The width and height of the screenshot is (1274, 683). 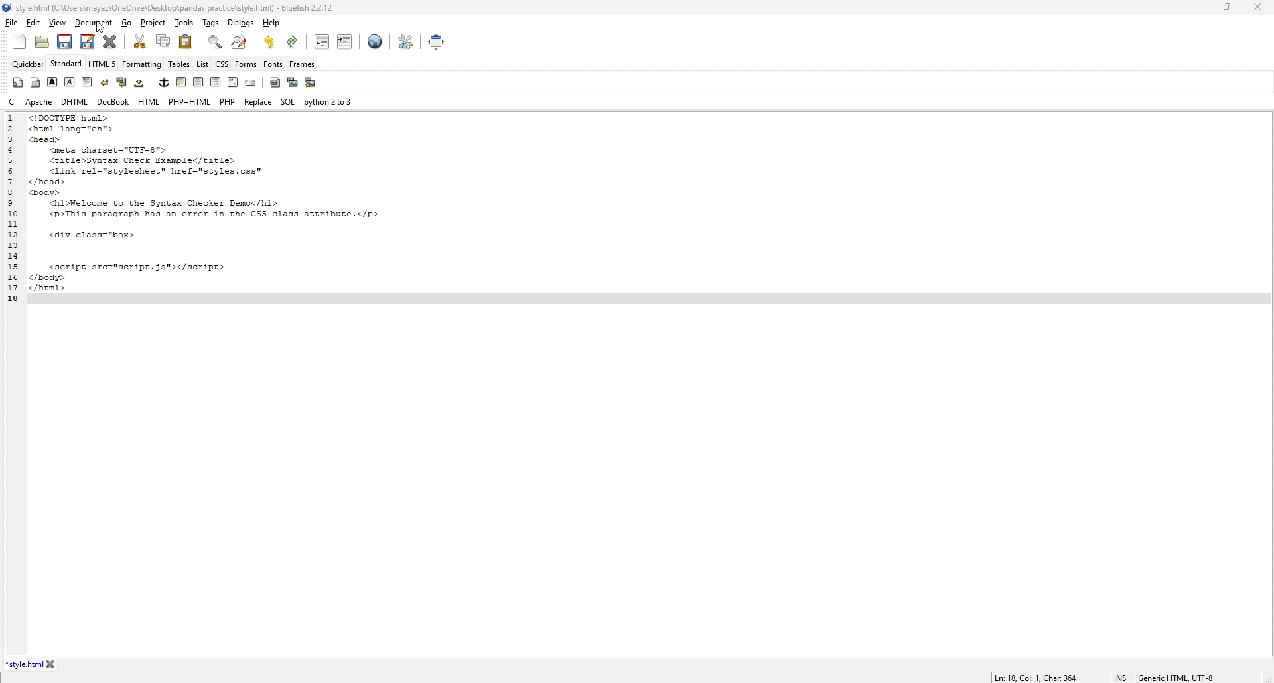 What do you see at coordinates (271, 23) in the screenshot?
I see `help` at bounding box center [271, 23].